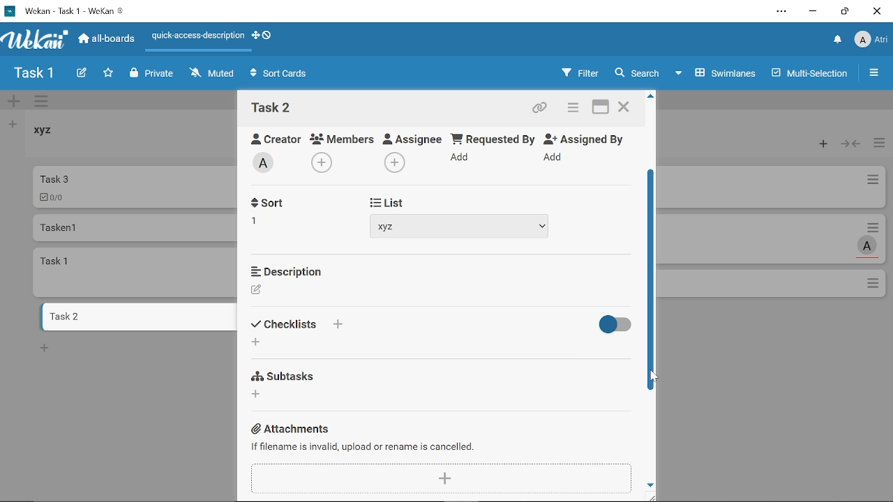 The width and height of the screenshot is (893, 502). I want to click on Multilanes, so click(811, 75).